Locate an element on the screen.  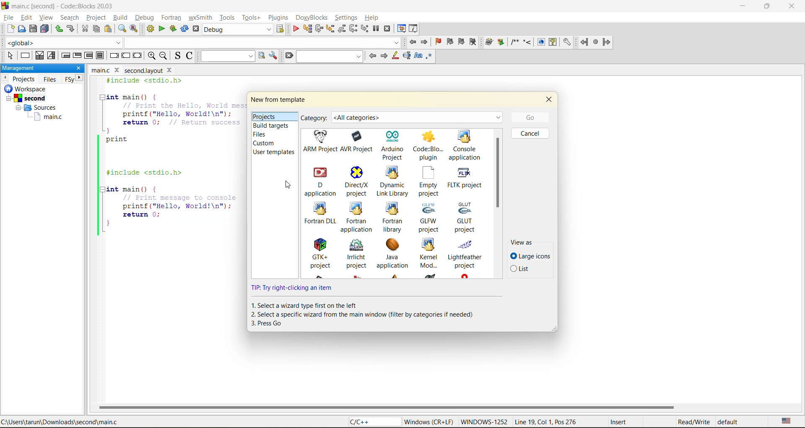
arm project is located at coordinates (319, 141).